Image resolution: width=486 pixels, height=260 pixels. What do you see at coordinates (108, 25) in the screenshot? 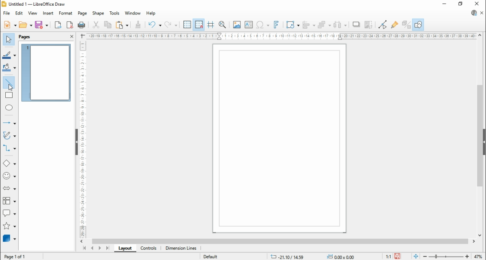
I see `copy` at bounding box center [108, 25].